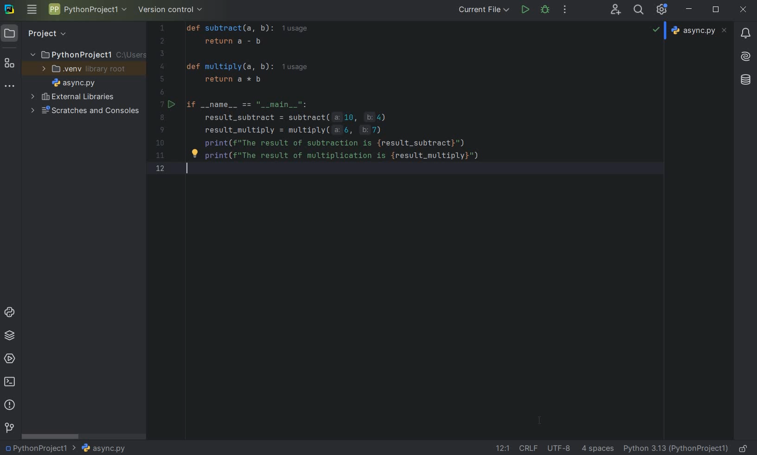 This screenshot has height=455, width=757. Describe the element at coordinates (502, 448) in the screenshot. I see `go to line` at that location.